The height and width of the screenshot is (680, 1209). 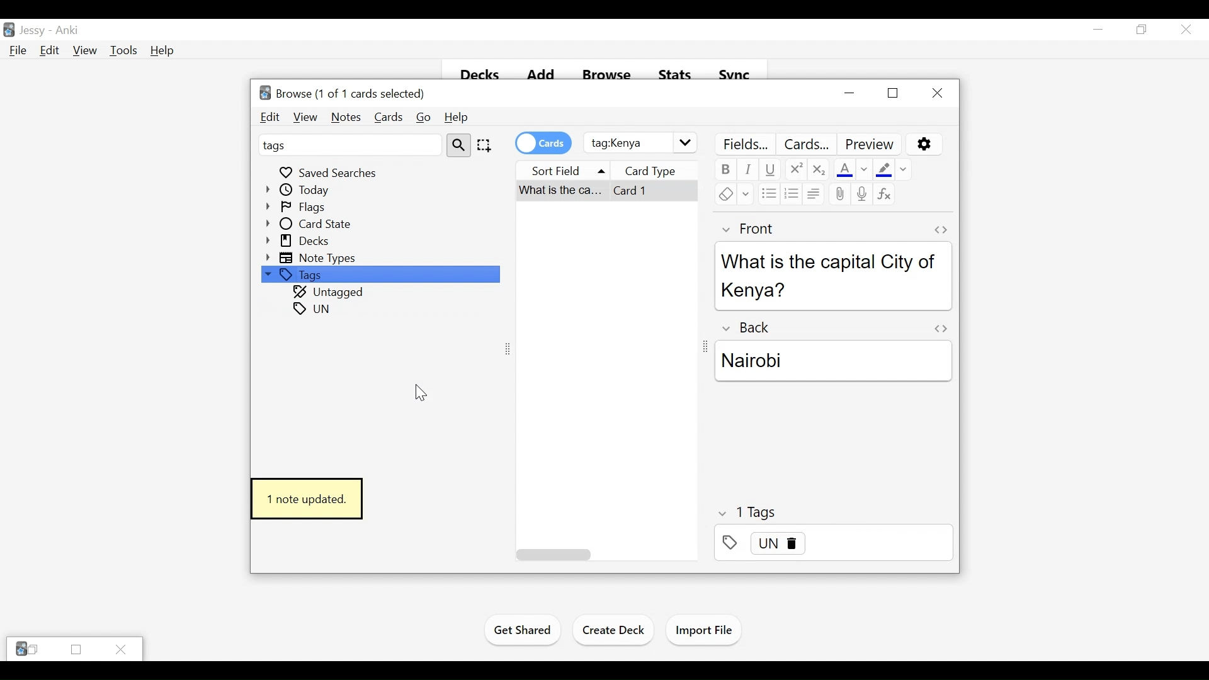 I want to click on Note Types, so click(x=313, y=258).